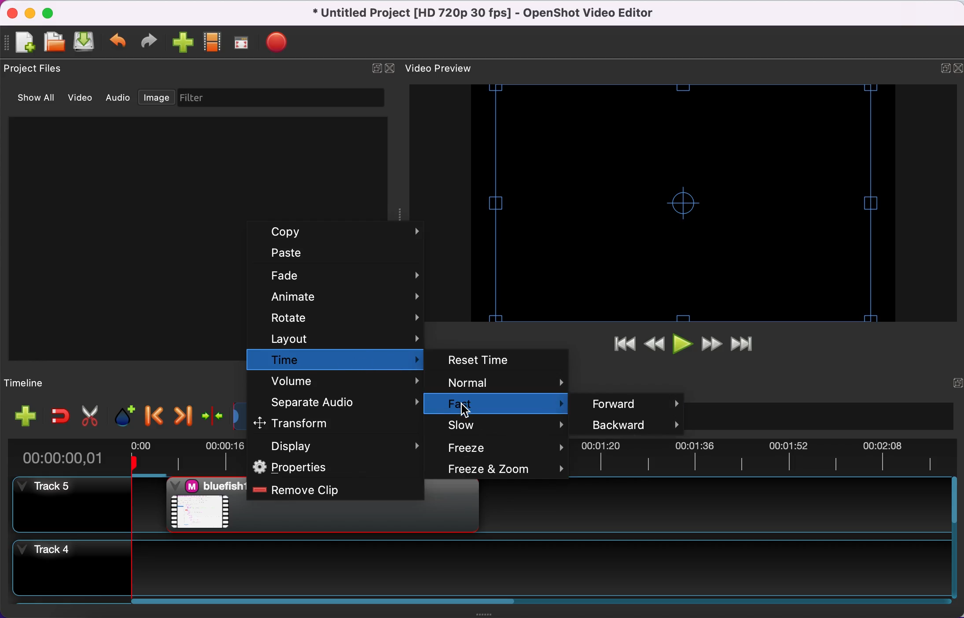 The image size is (964, 618). Describe the element at coordinates (53, 13) in the screenshot. I see `maximize` at that location.